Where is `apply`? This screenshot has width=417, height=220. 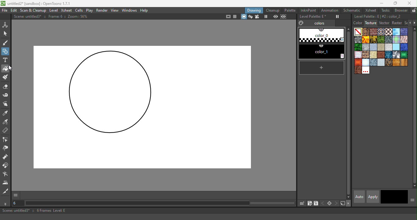 apply is located at coordinates (373, 197).